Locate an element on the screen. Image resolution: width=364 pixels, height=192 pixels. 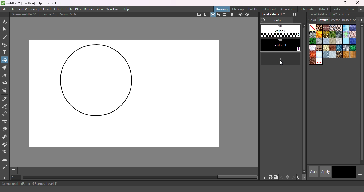
click & drag palette into studio palette is located at coordinates (263, 177).